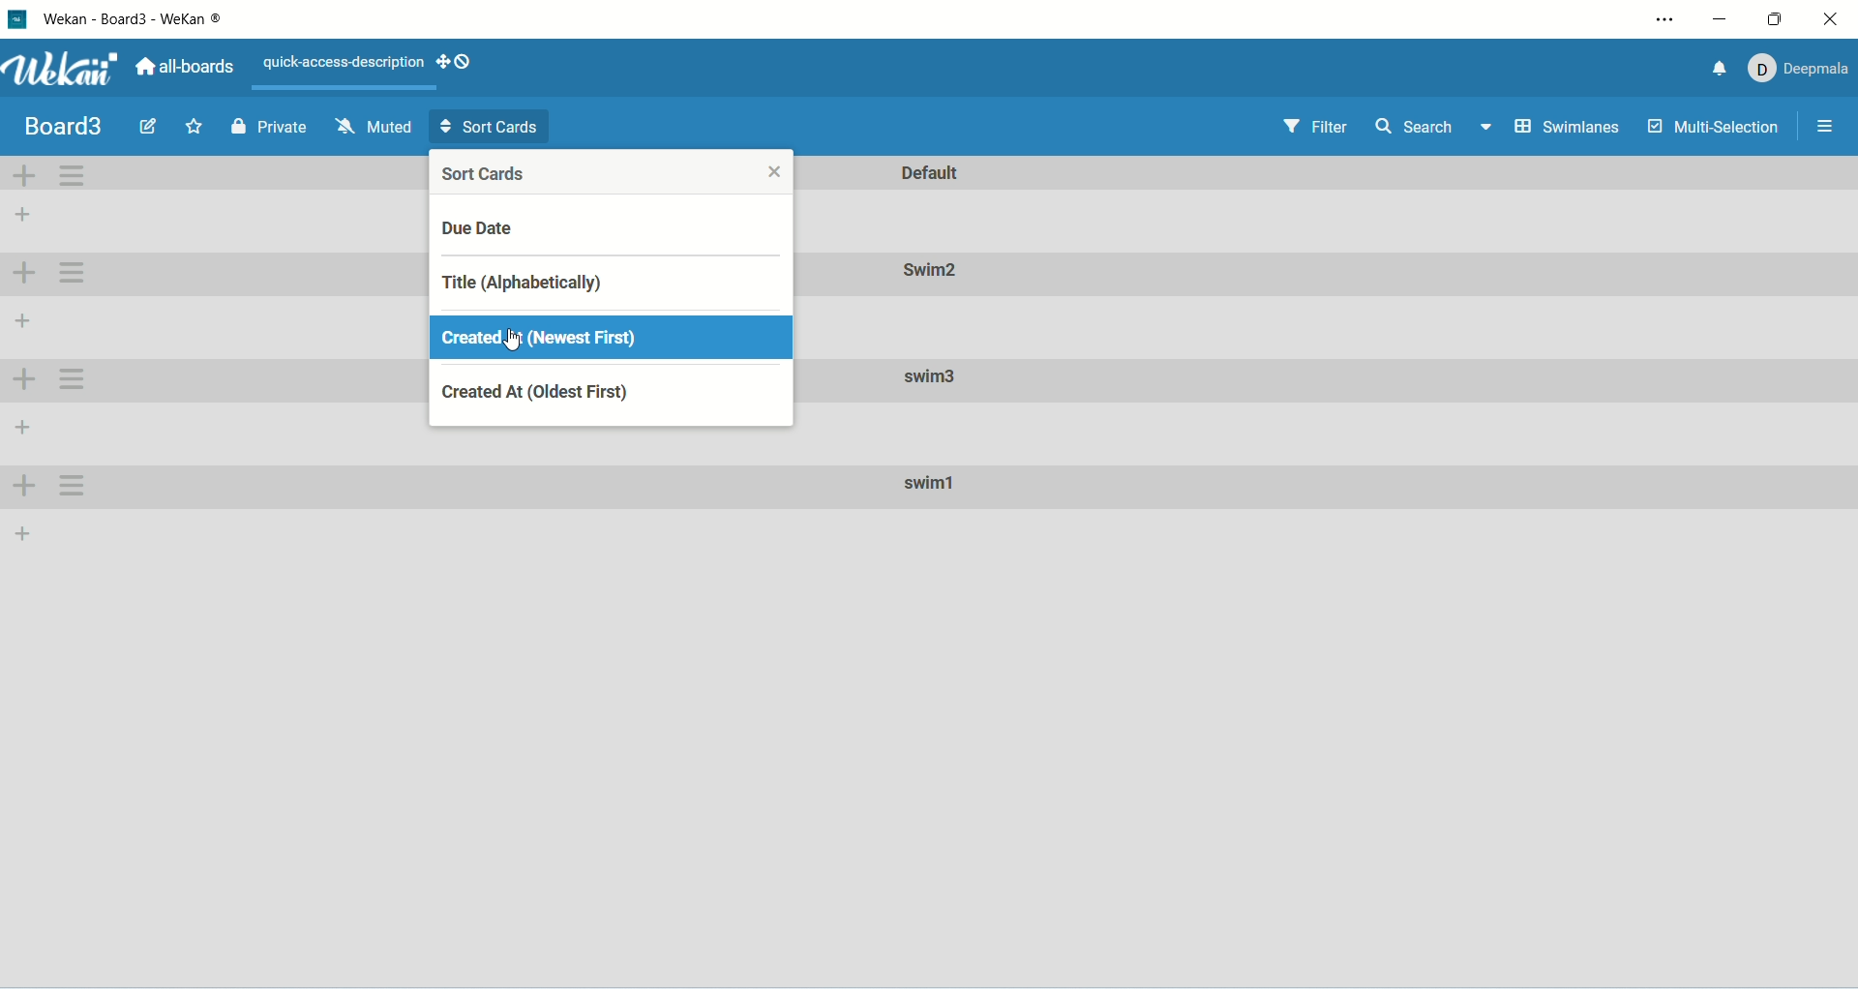 The width and height of the screenshot is (1858, 989). I want to click on edit, so click(149, 124).